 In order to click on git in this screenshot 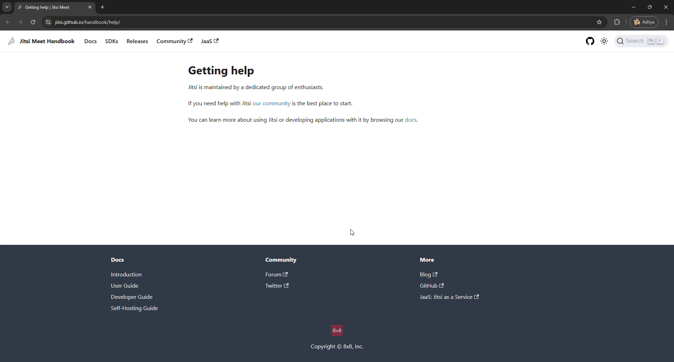, I will do `click(590, 41)`.